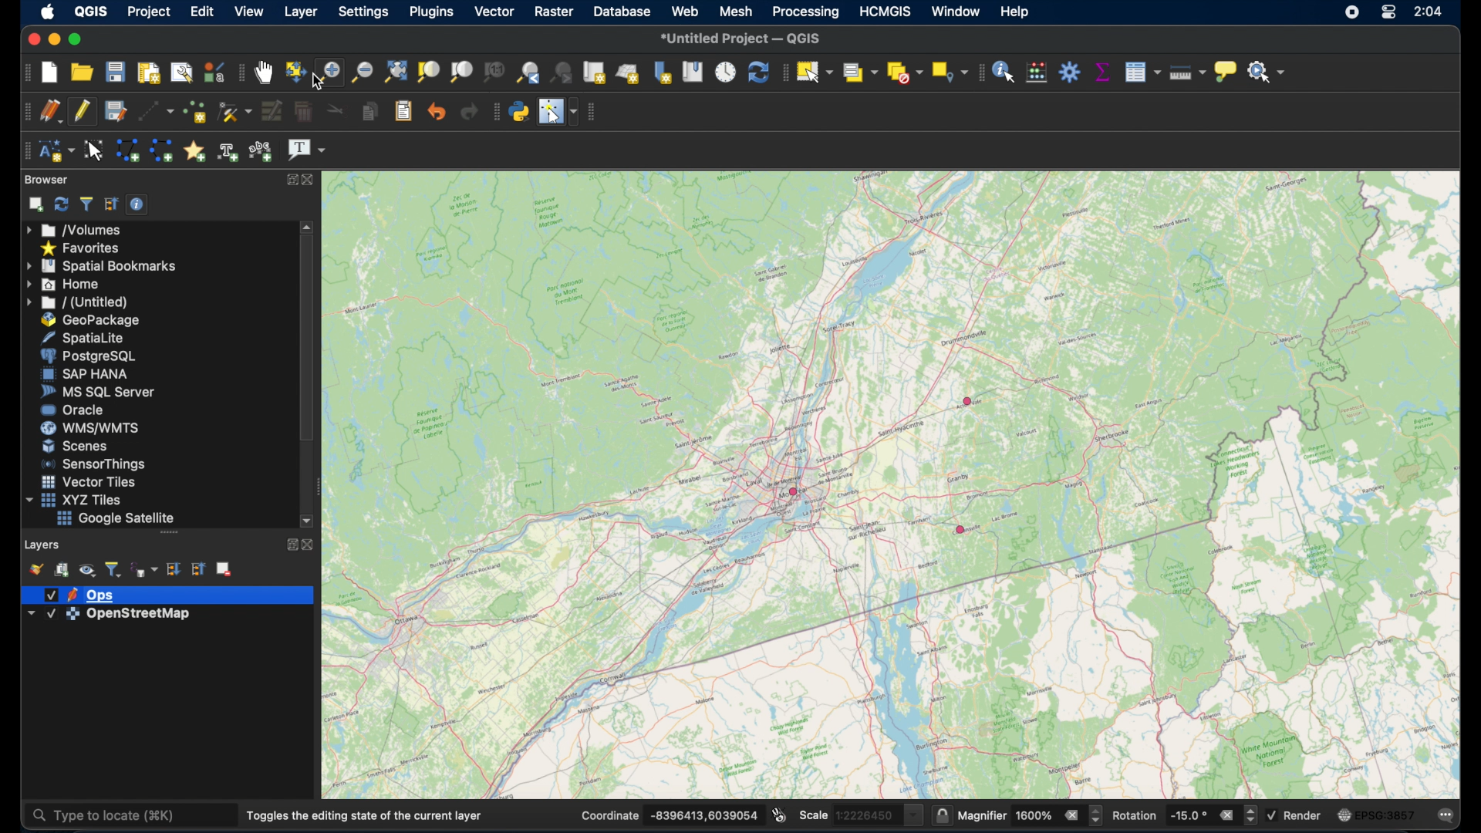 This screenshot has width=1481, height=833. What do you see at coordinates (1297, 814) in the screenshot?
I see `render` at bounding box center [1297, 814].